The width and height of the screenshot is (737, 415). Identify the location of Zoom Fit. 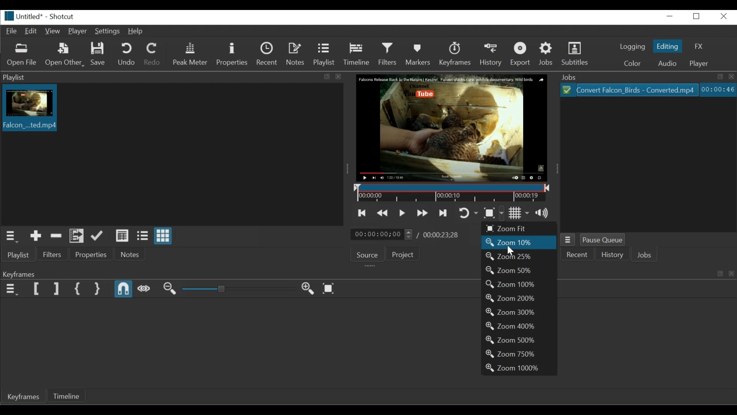
(519, 229).